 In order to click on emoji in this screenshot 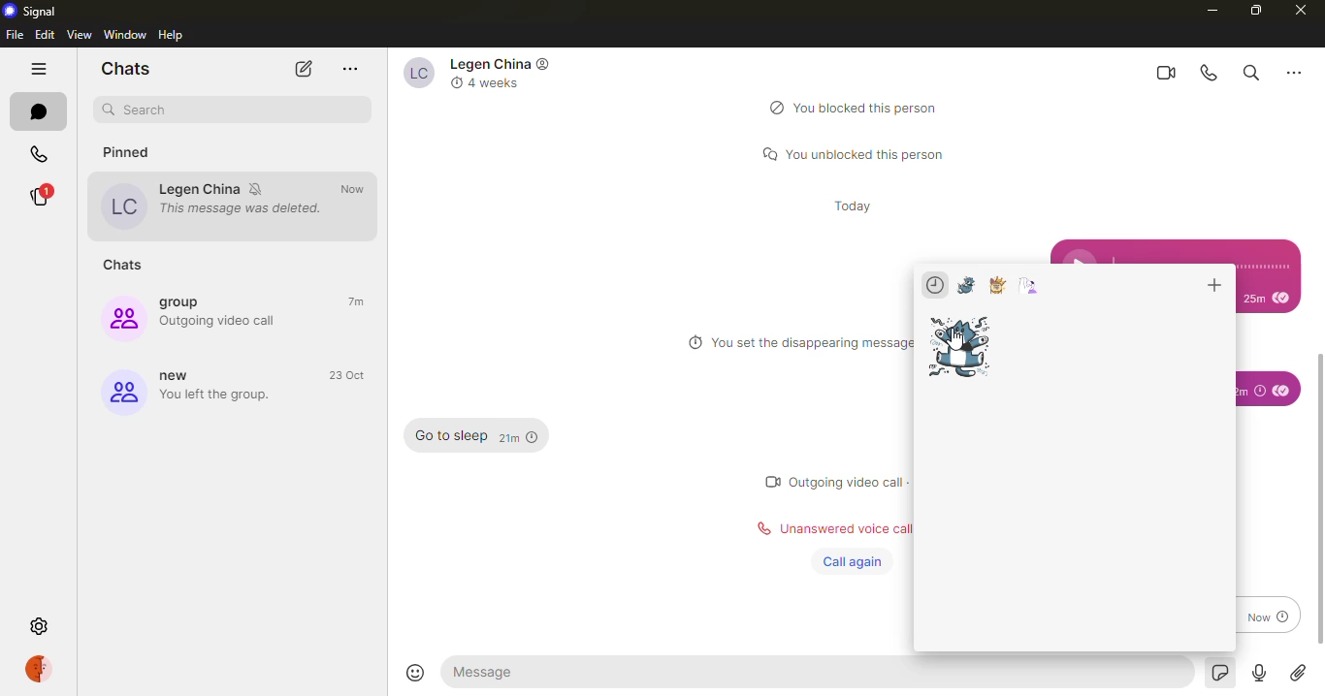, I will do `click(414, 673)`.